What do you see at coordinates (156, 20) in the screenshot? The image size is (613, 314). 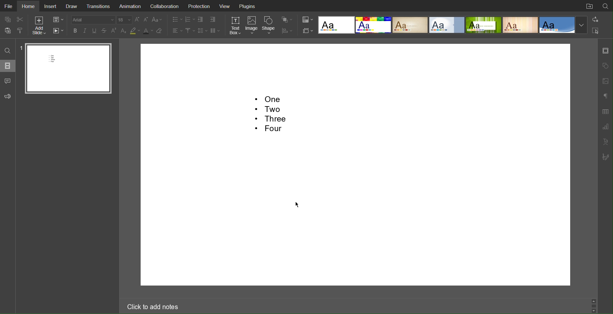 I see `Text Case Settings` at bounding box center [156, 20].